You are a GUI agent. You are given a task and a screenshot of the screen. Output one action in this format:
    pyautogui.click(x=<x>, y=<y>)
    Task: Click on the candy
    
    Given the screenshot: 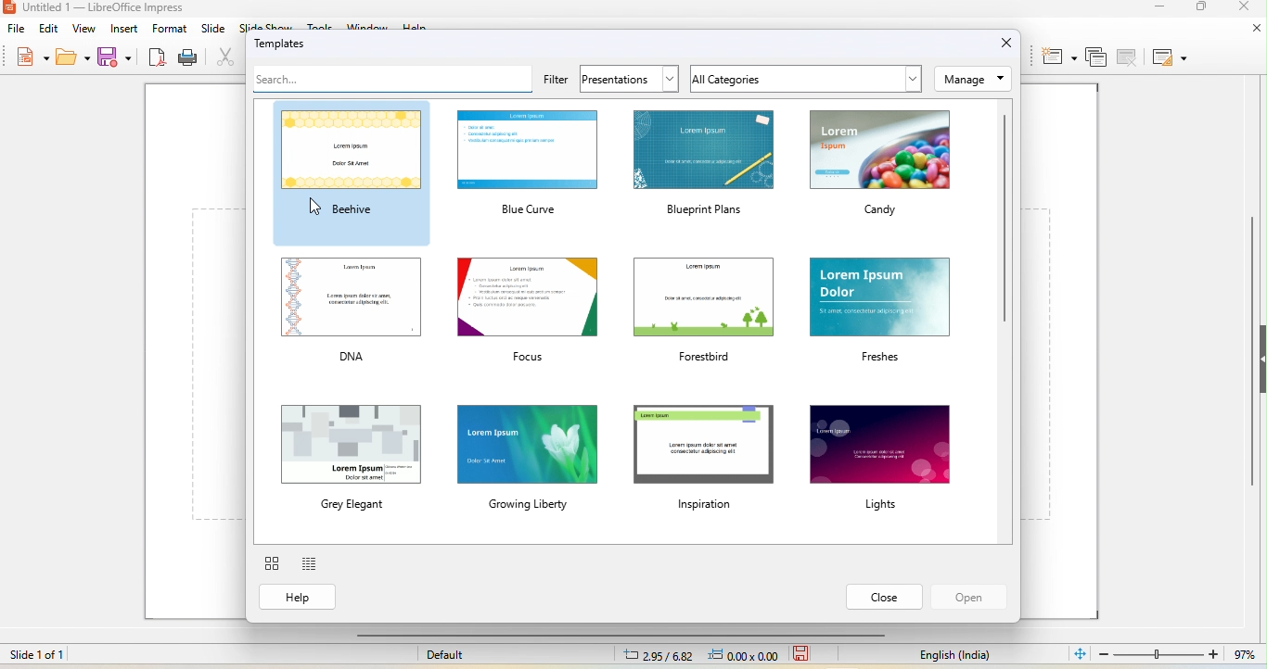 What is the action you would take?
    pyautogui.click(x=880, y=165)
    